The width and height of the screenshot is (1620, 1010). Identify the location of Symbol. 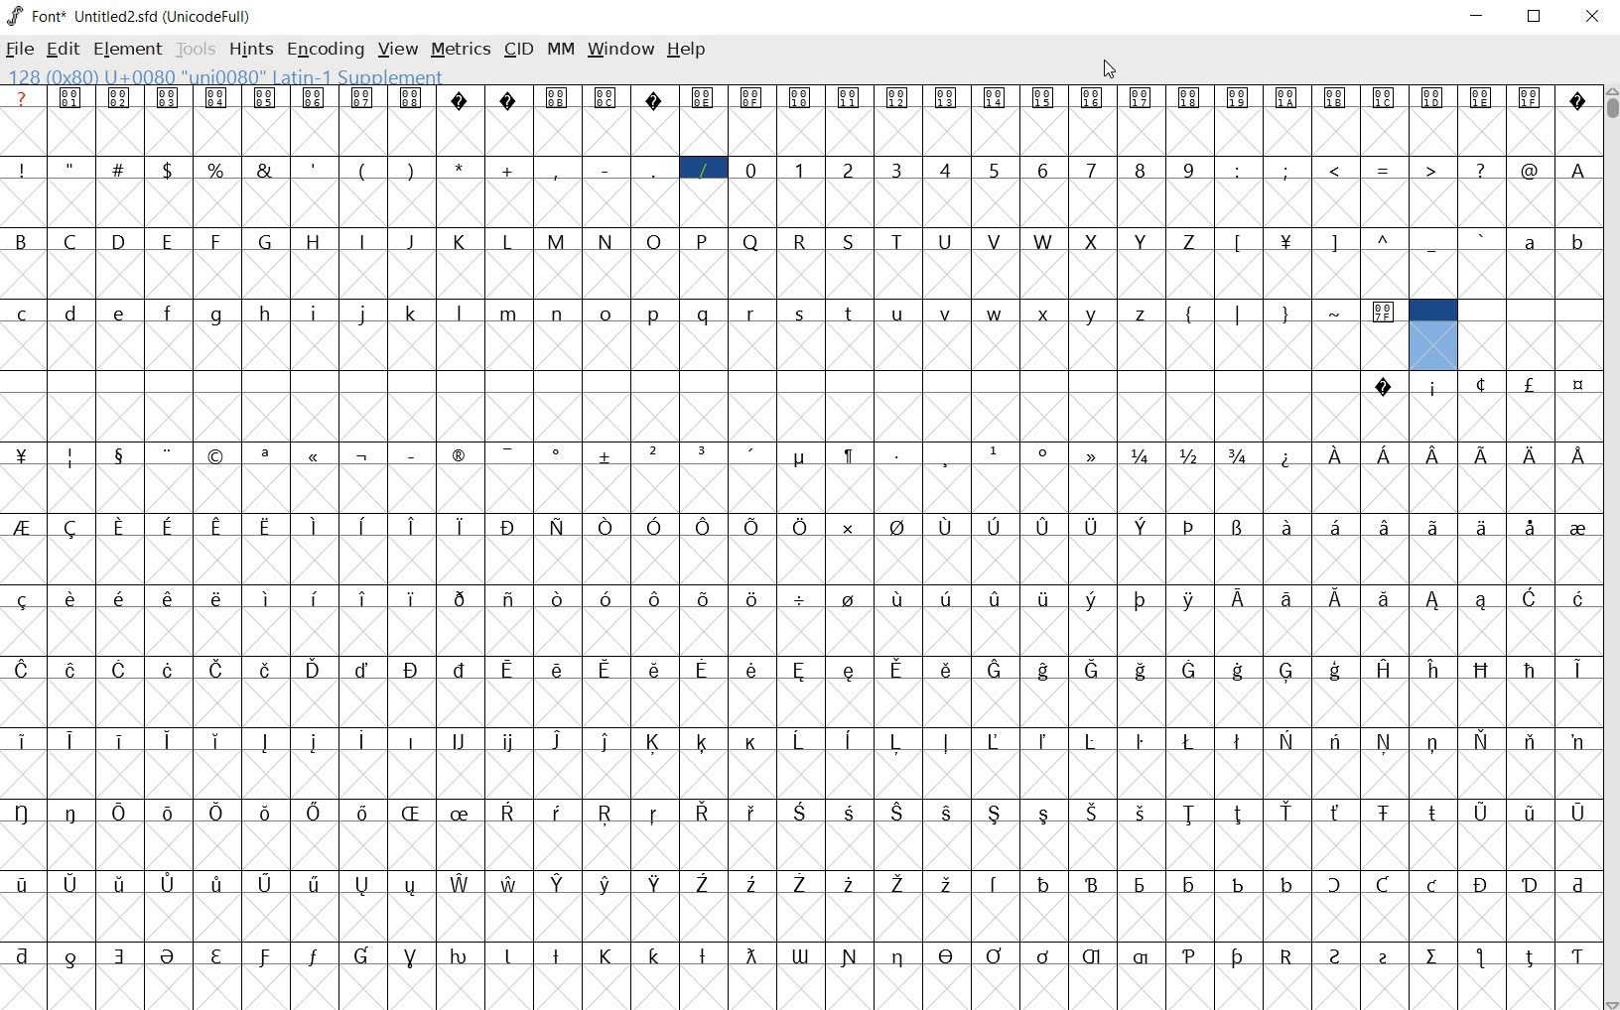
(363, 97).